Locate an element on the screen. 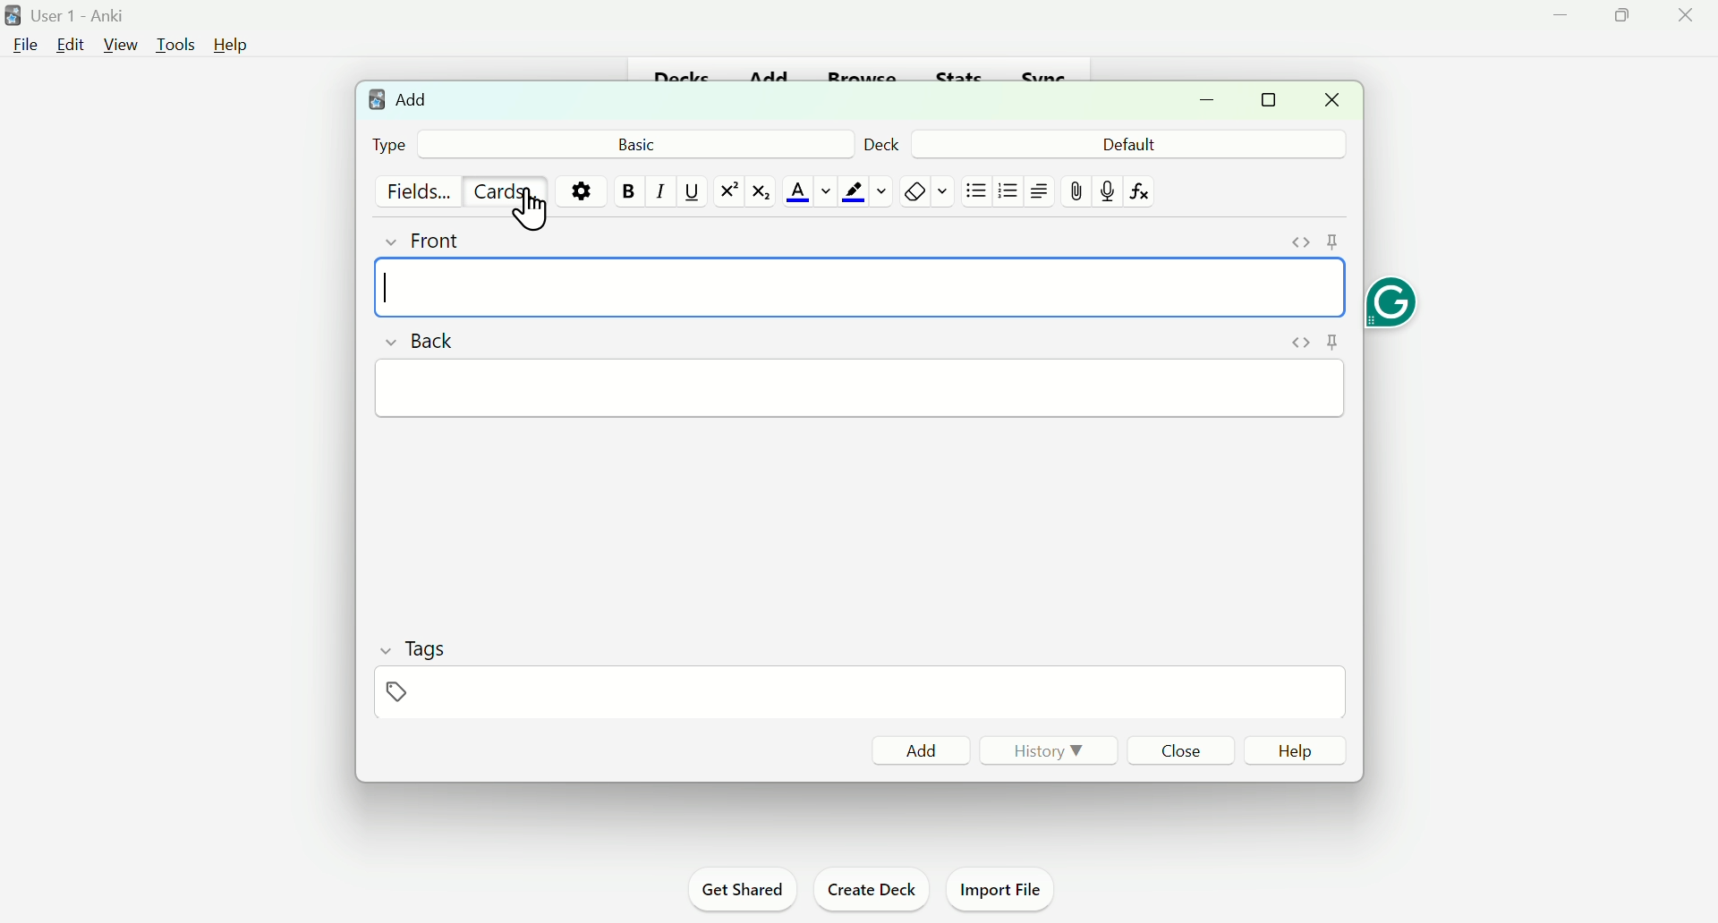 Image resolution: width=1718 pixels, height=923 pixels. Close is located at coordinates (1684, 13).